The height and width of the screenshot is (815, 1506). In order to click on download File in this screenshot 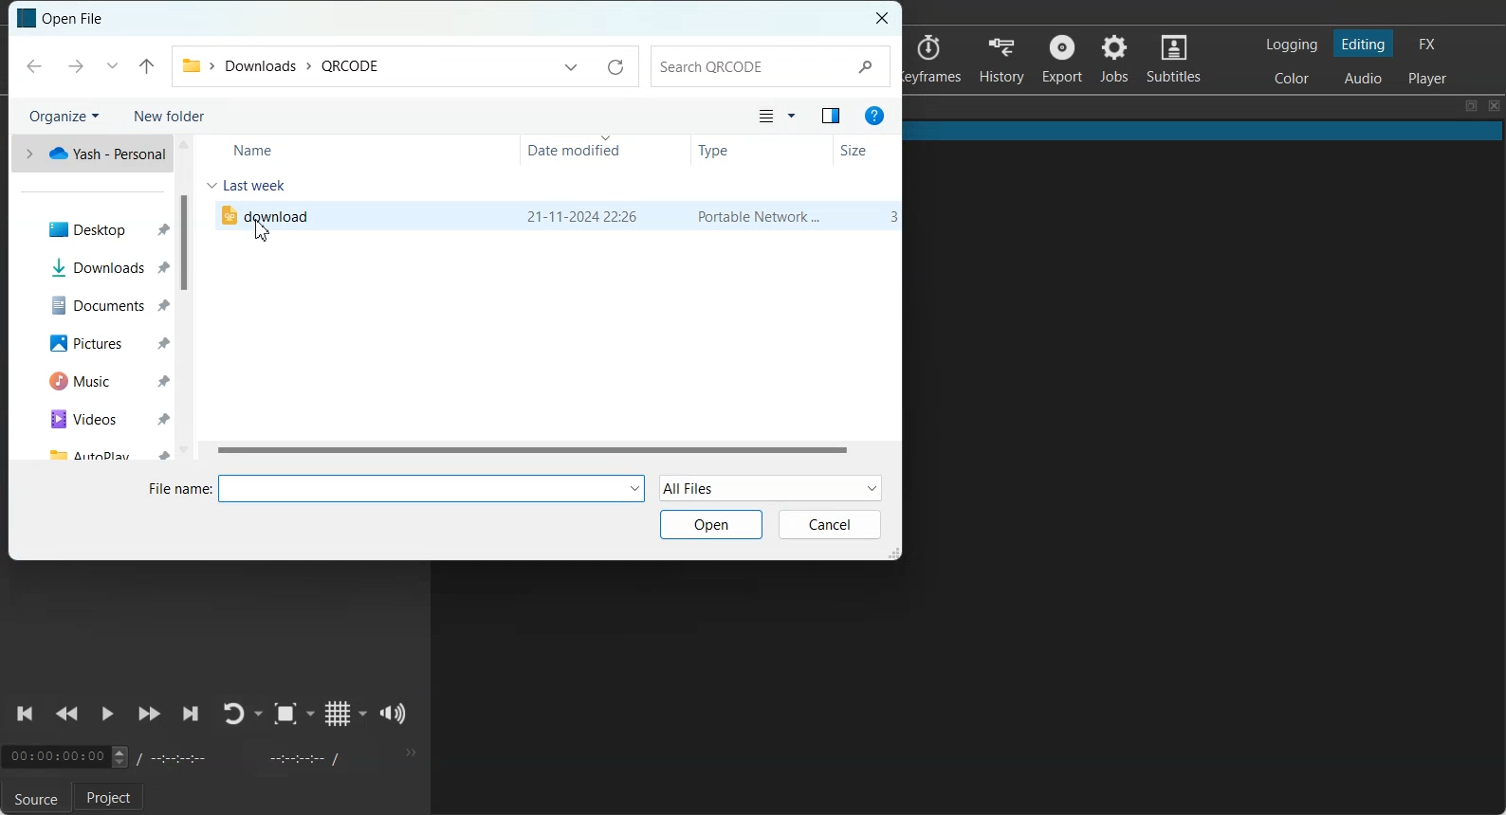, I will do `click(265, 214)`.